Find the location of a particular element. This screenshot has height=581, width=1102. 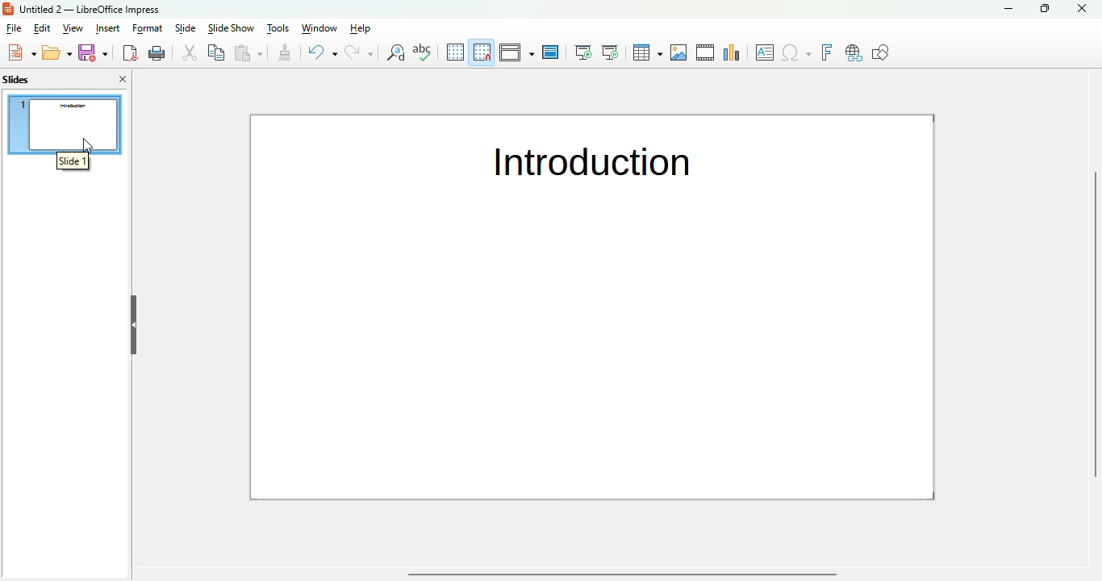

table is located at coordinates (647, 52).